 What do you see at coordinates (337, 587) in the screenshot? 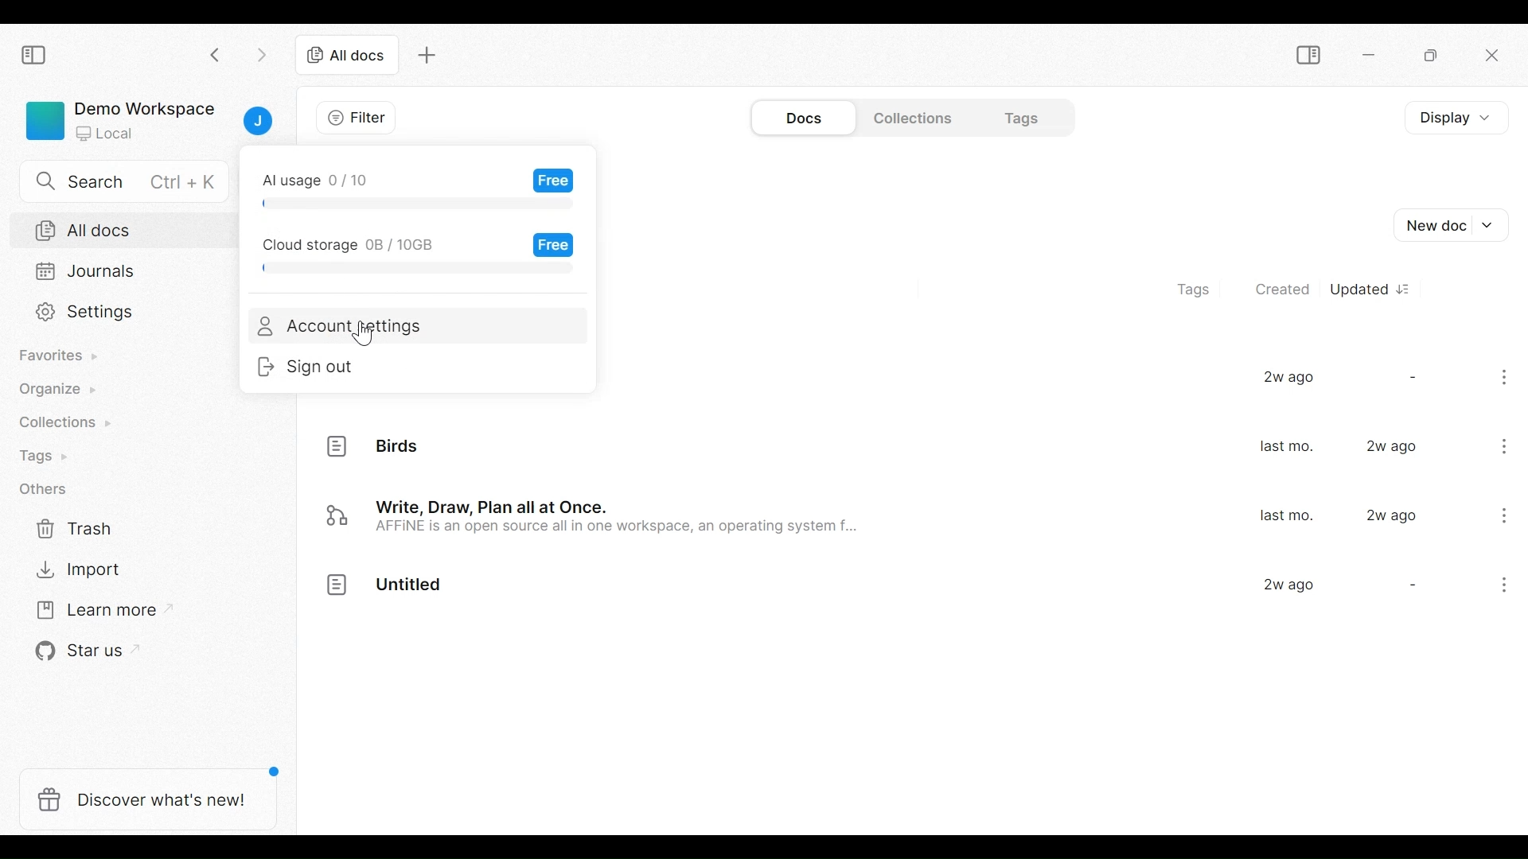
I see `icon` at bounding box center [337, 587].